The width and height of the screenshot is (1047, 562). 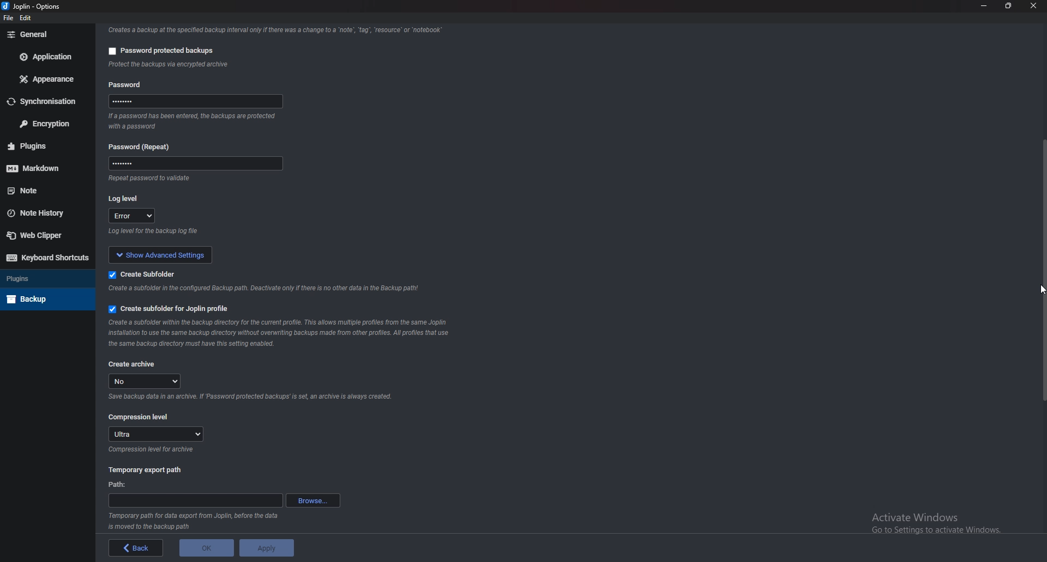 I want to click on Info, so click(x=195, y=522).